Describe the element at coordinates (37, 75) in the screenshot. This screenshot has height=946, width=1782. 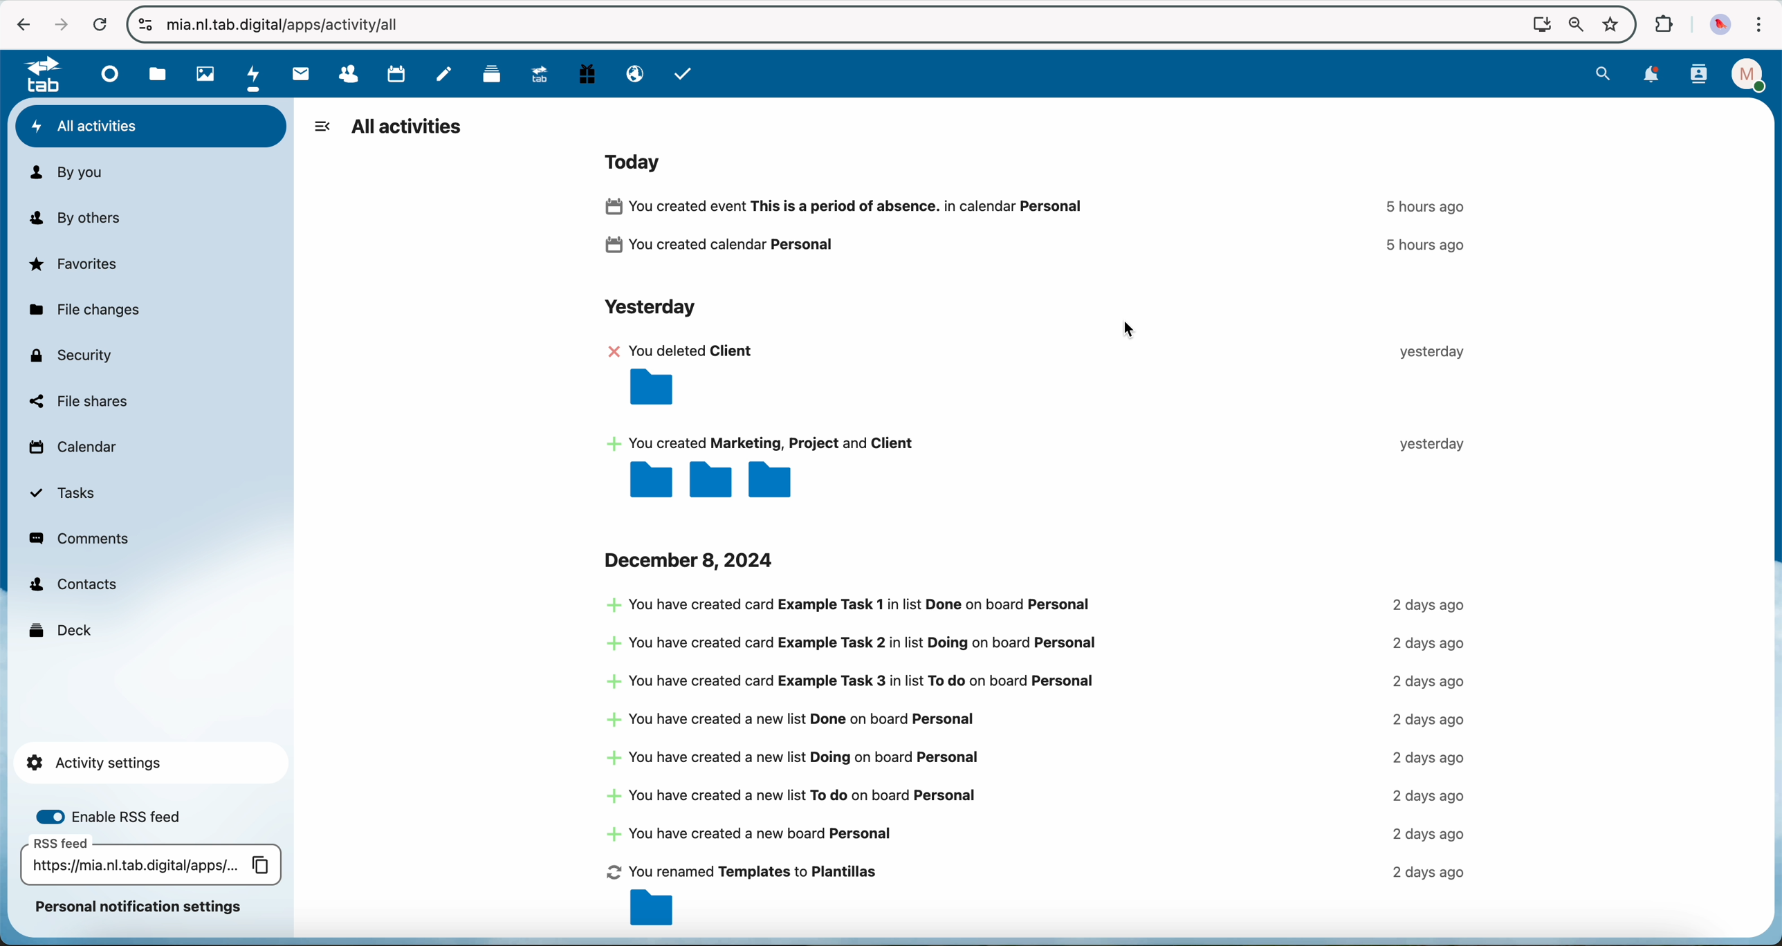
I see `tab logo` at that location.